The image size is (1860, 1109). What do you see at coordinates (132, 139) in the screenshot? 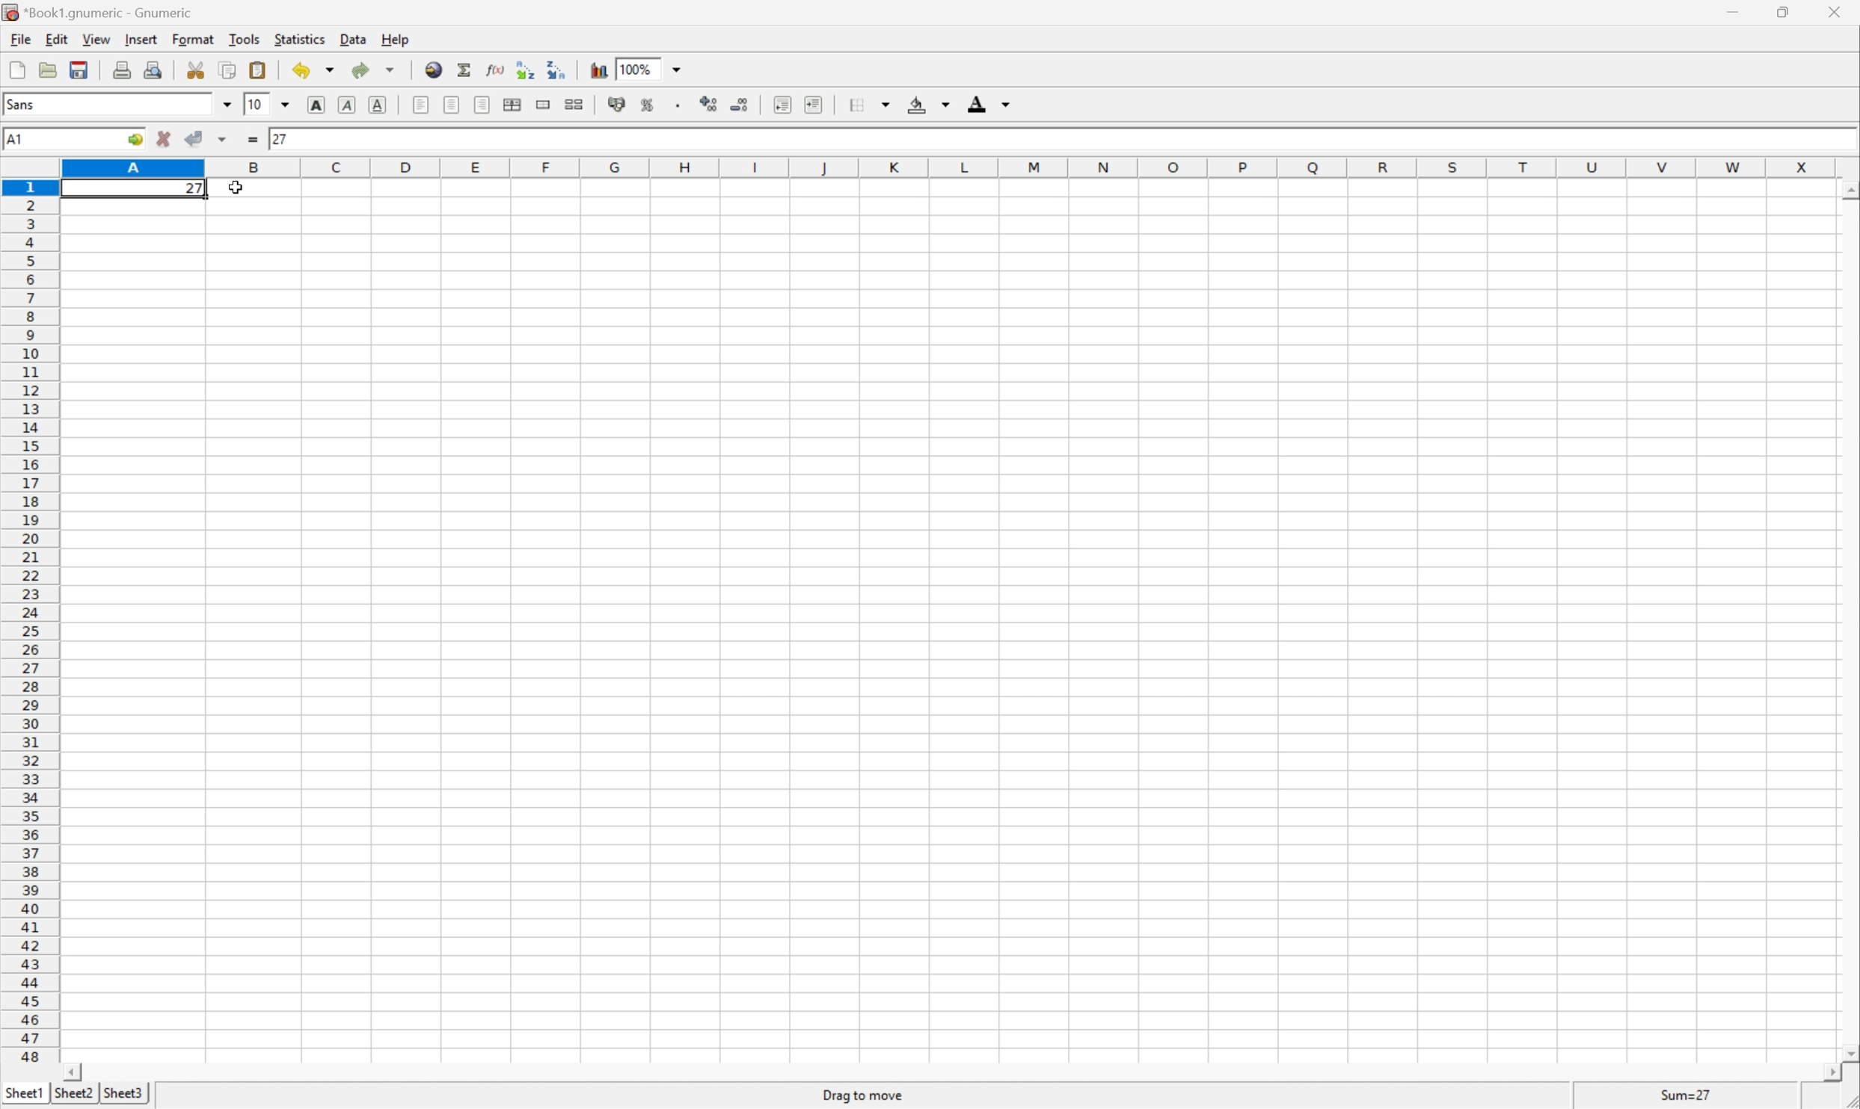
I see `Go to` at bounding box center [132, 139].